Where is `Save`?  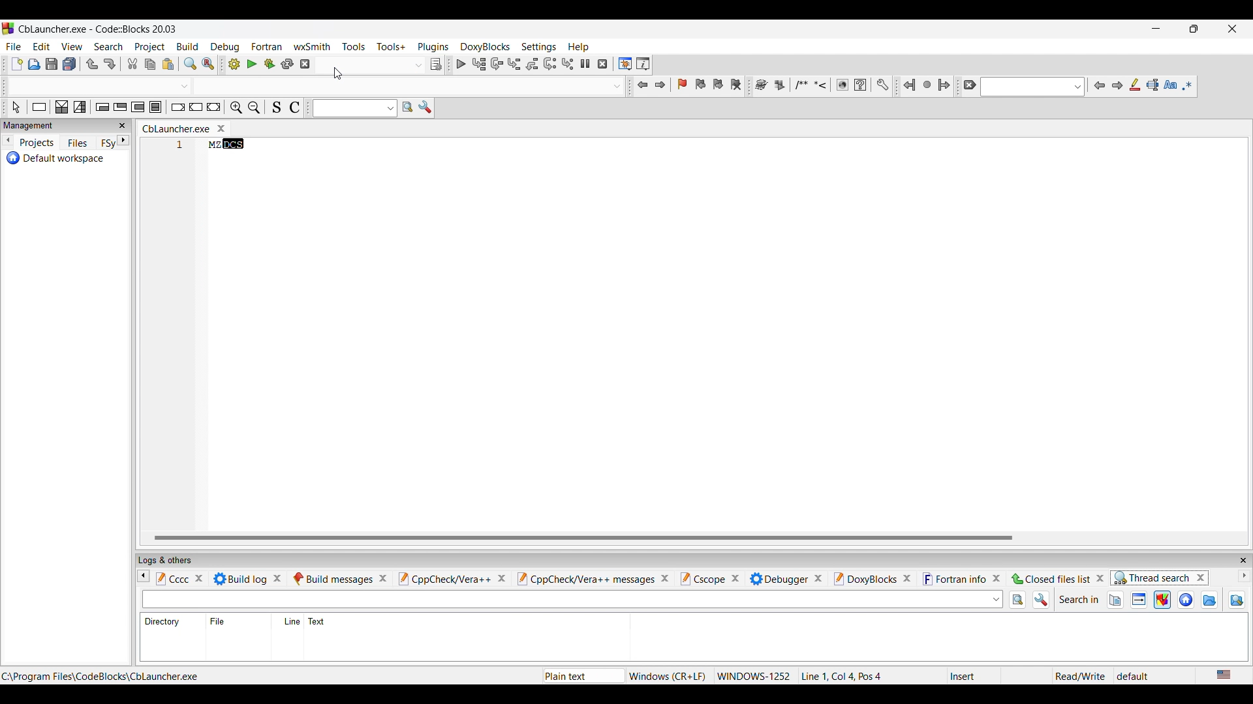
Save is located at coordinates (52, 64).